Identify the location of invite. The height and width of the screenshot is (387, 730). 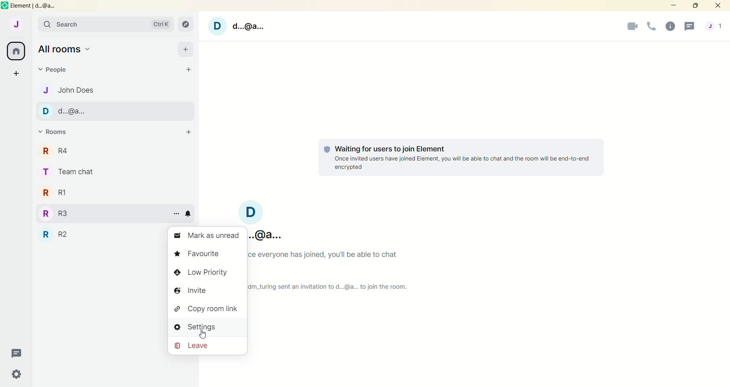
(207, 290).